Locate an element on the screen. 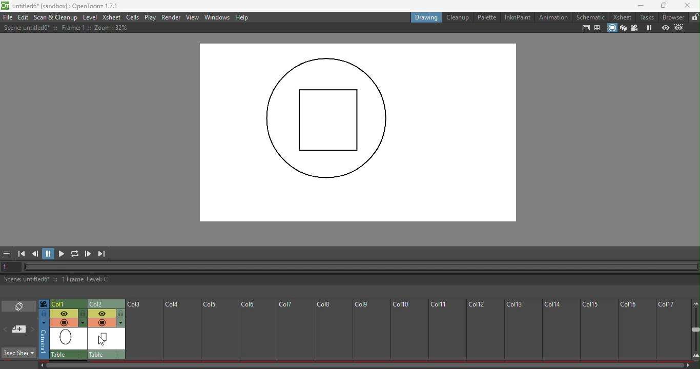 This screenshot has height=369, width=700. Cleanup is located at coordinates (457, 17).